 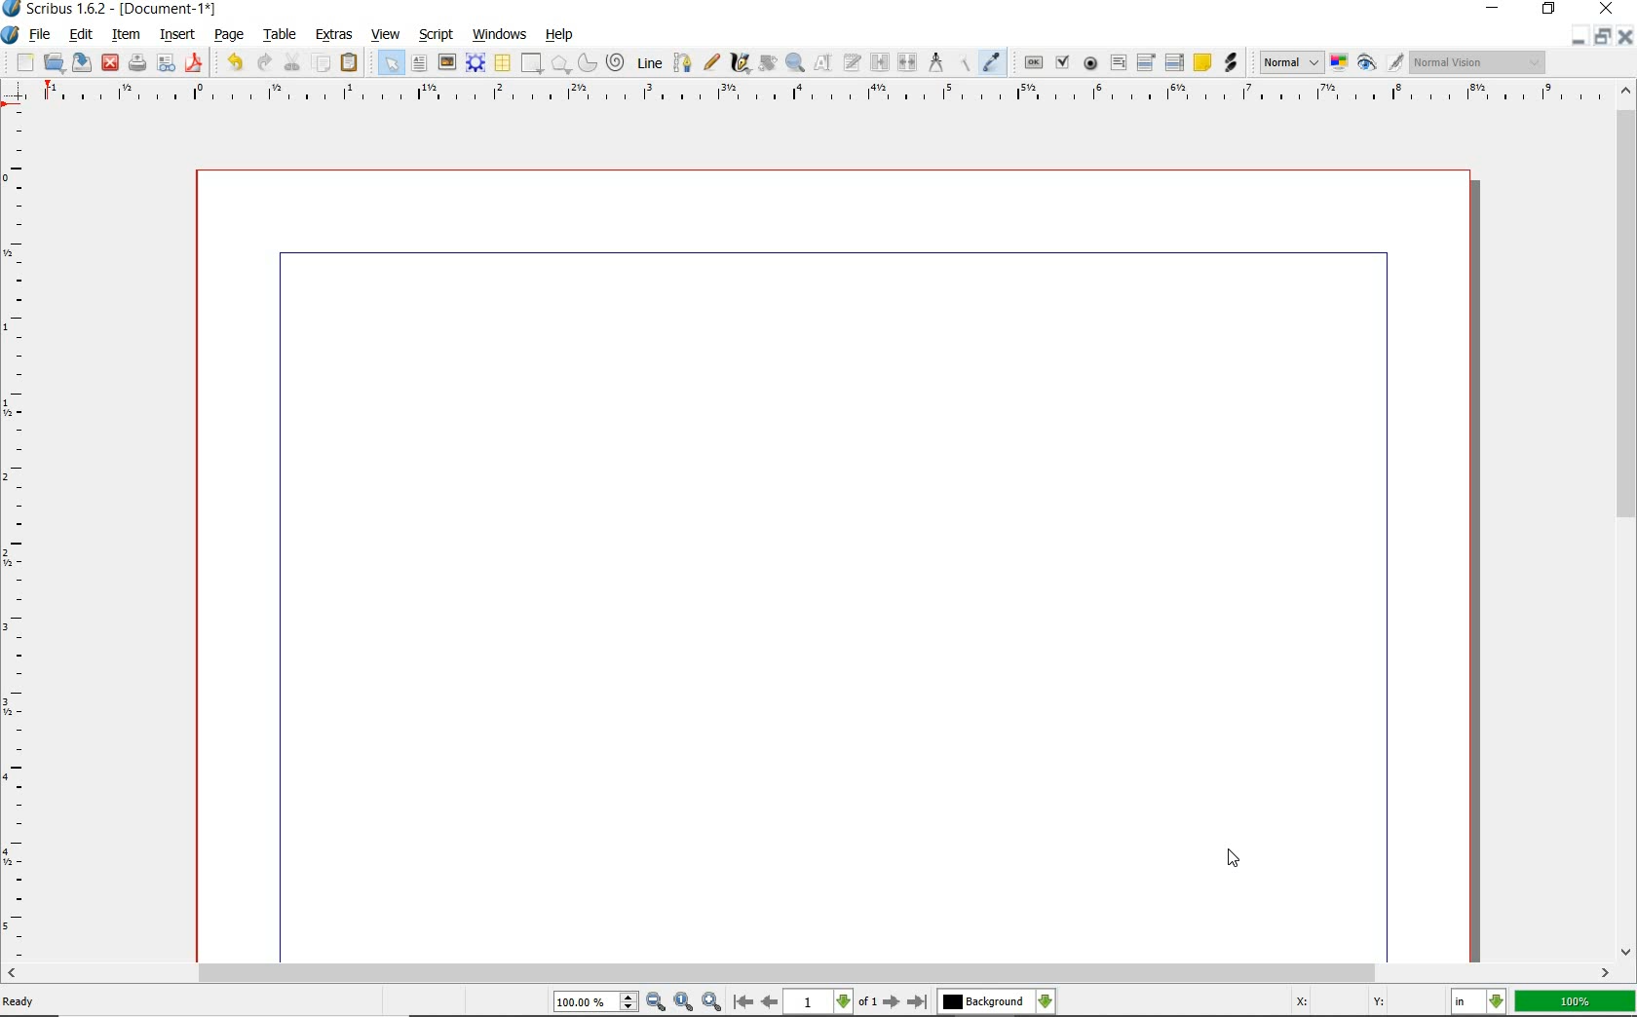 I want to click on text frame, so click(x=419, y=62).